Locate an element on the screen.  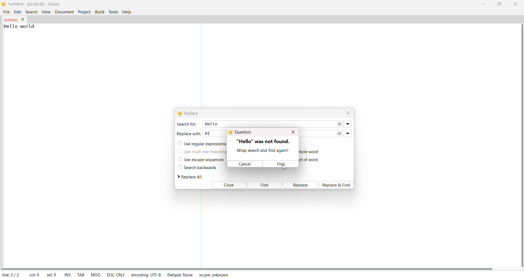
cancel is located at coordinates (246, 164).